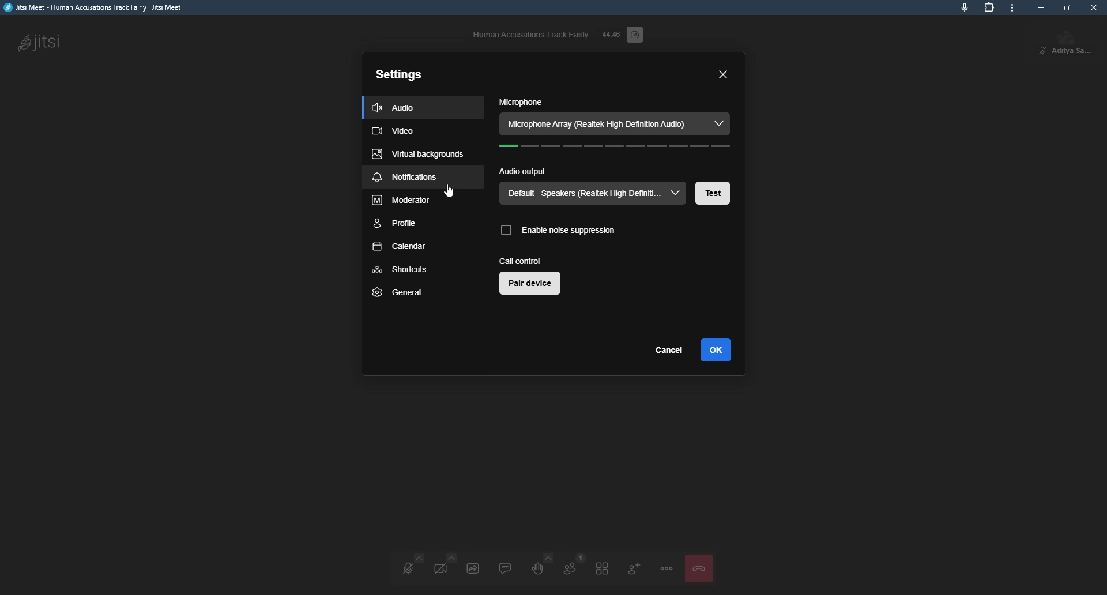 The image size is (1107, 595). Describe the element at coordinates (610, 34) in the screenshot. I see `elapsed time` at that location.